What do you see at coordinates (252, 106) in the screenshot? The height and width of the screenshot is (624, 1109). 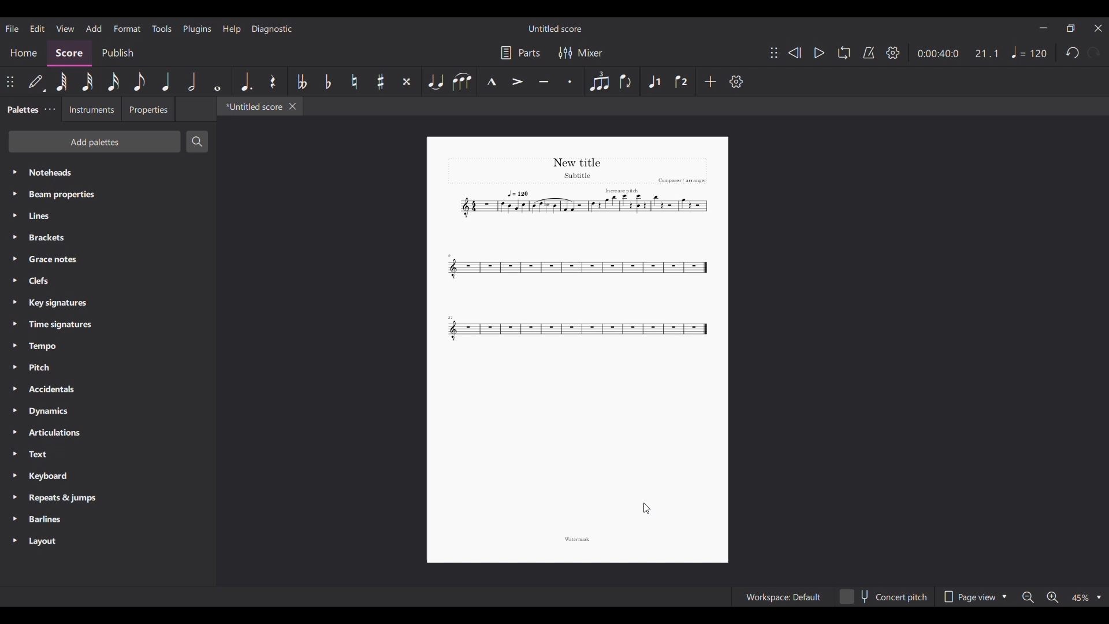 I see `*Untitled score, current tab` at bounding box center [252, 106].